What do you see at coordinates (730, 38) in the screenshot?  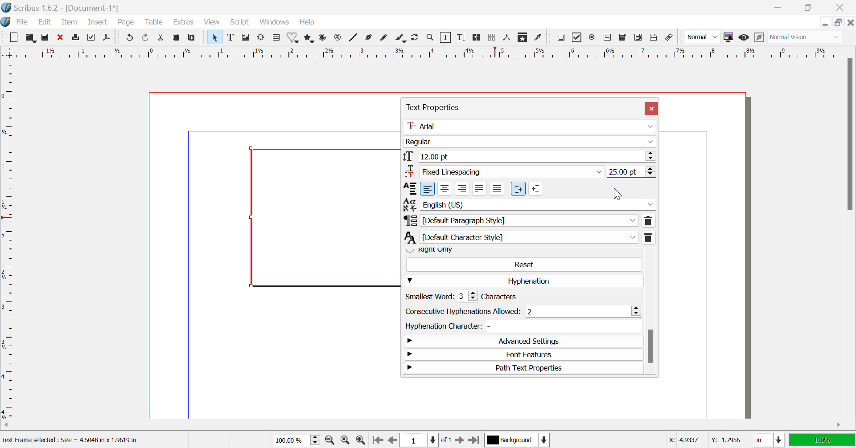 I see `Toggle Color Display` at bounding box center [730, 38].